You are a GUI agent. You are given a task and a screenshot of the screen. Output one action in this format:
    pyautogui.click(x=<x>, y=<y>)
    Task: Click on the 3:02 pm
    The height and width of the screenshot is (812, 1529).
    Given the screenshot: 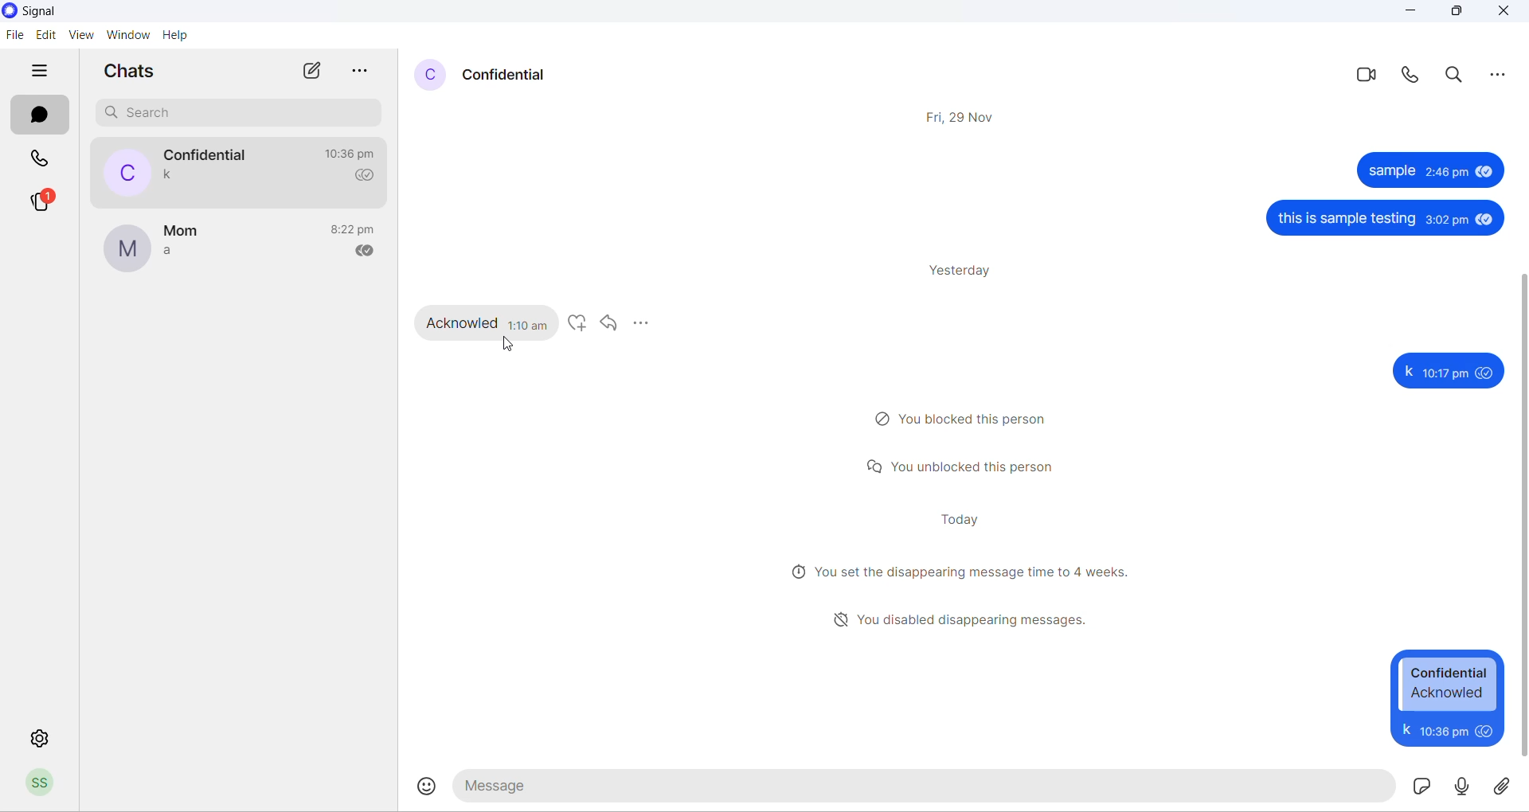 What is the action you would take?
    pyautogui.click(x=1446, y=221)
    